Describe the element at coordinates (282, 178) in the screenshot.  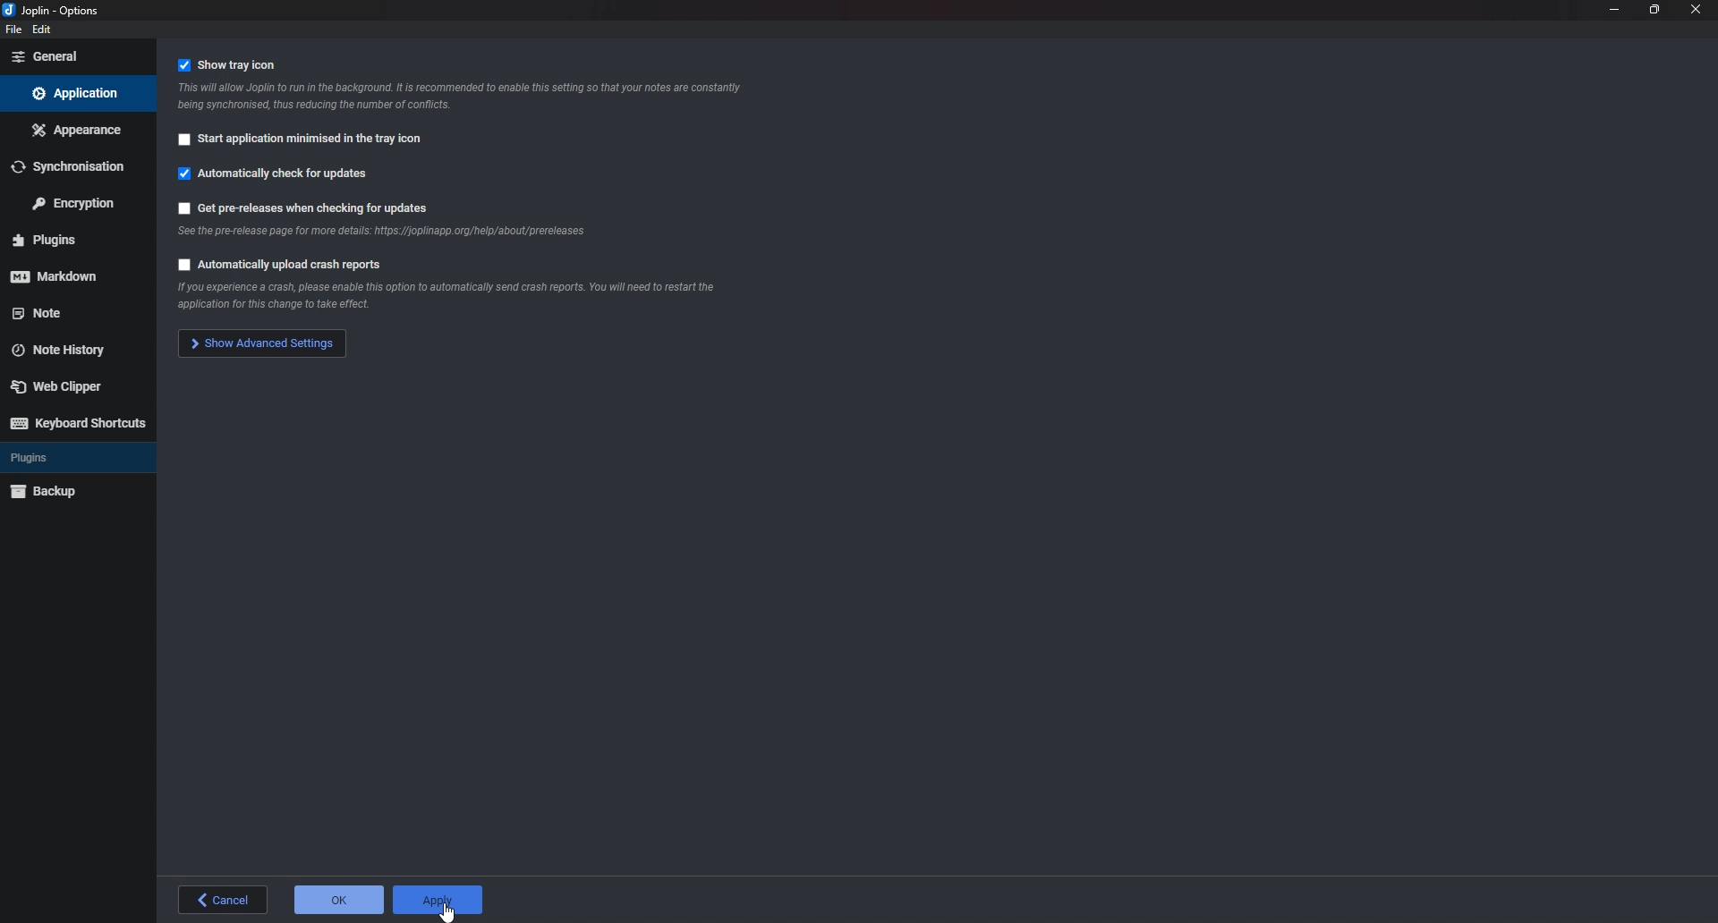
I see `Automatically check for updates` at that location.